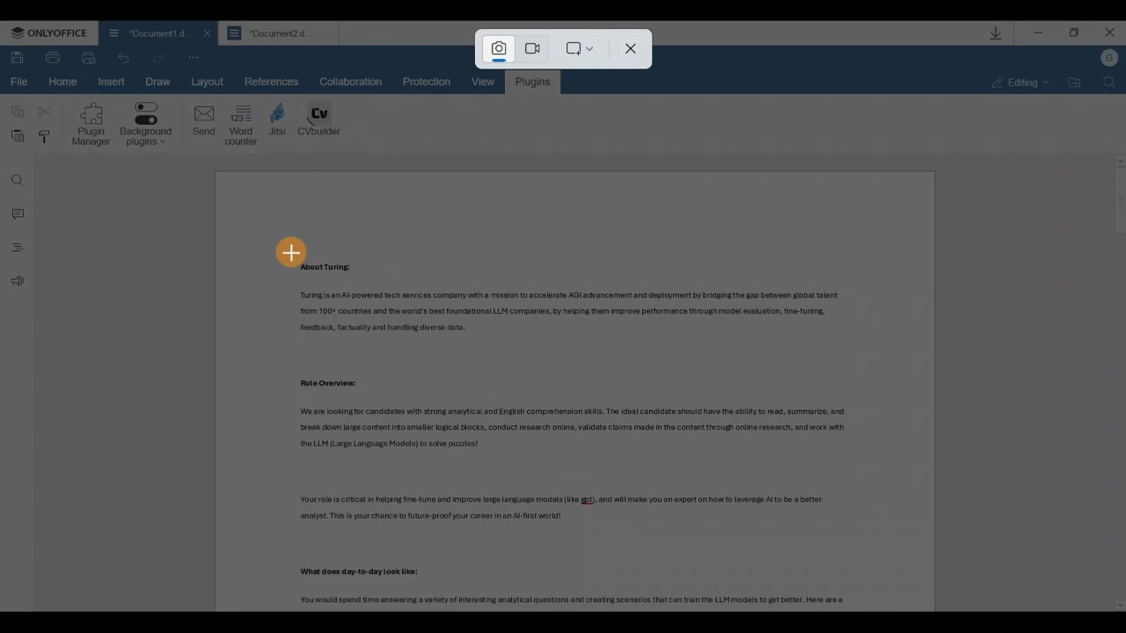  What do you see at coordinates (487, 82) in the screenshot?
I see `View` at bounding box center [487, 82].